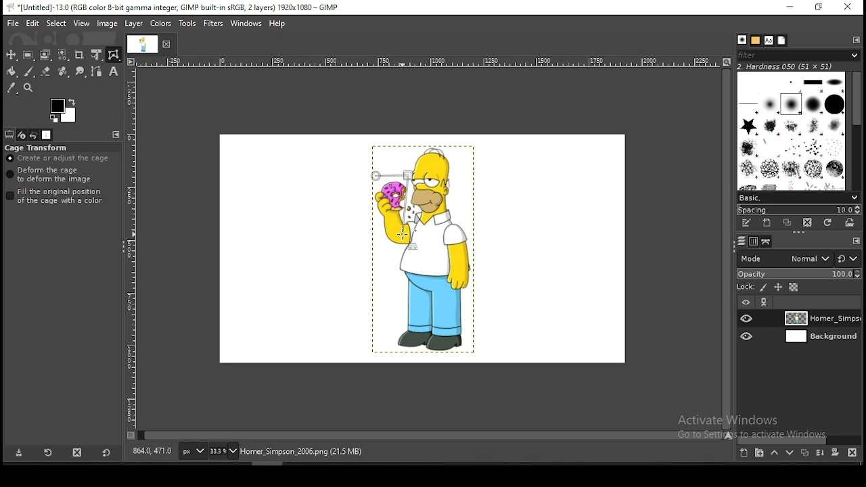  Describe the element at coordinates (37, 147) in the screenshot. I see `cage transform` at that location.